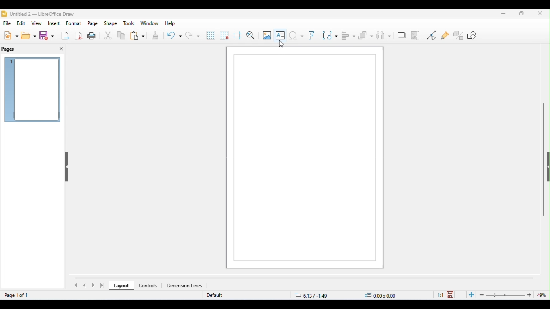 This screenshot has height=309, width=550. Describe the element at coordinates (313, 36) in the screenshot. I see `insert fontwork text` at that location.